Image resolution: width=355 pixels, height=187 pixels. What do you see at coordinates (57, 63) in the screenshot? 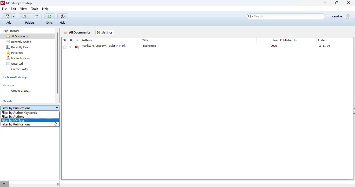
I see `vertical scroll bar` at bounding box center [57, 63].